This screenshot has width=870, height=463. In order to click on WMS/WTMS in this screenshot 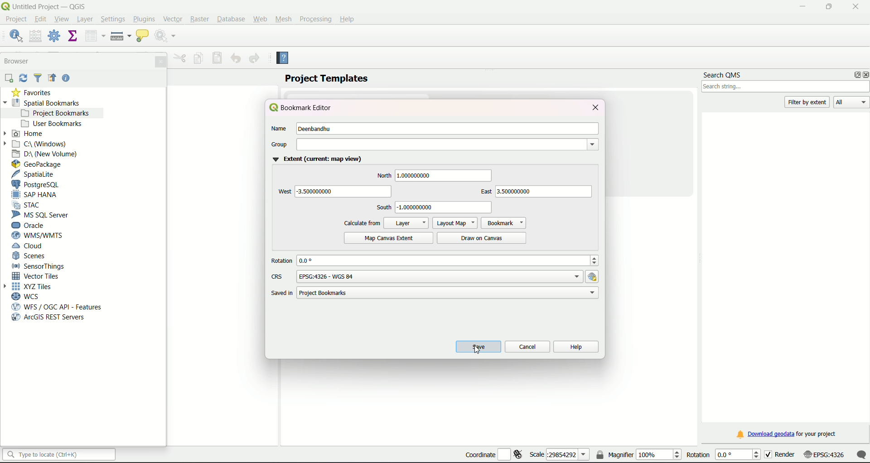, I will do `click(40, 236)`.